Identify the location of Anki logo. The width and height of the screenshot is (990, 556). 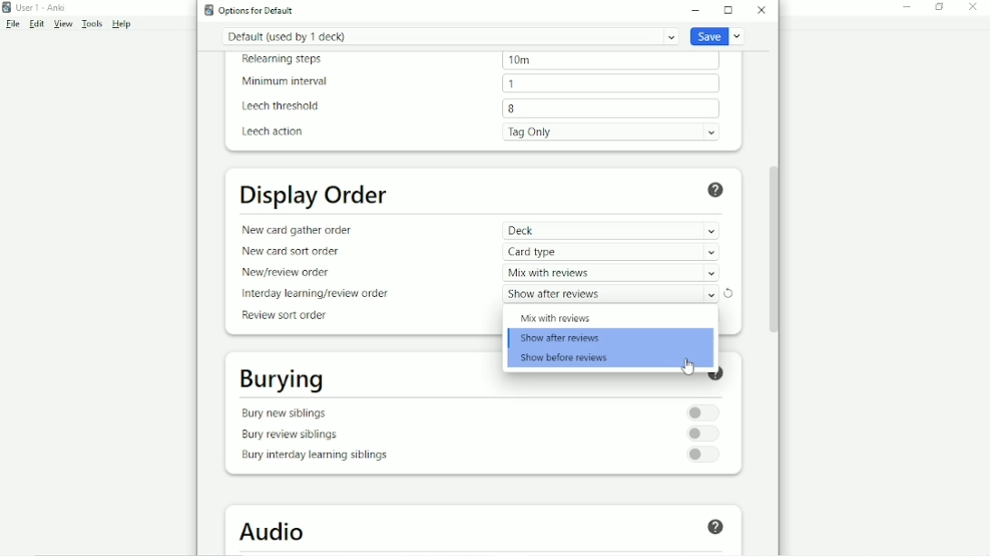
(209, 10).